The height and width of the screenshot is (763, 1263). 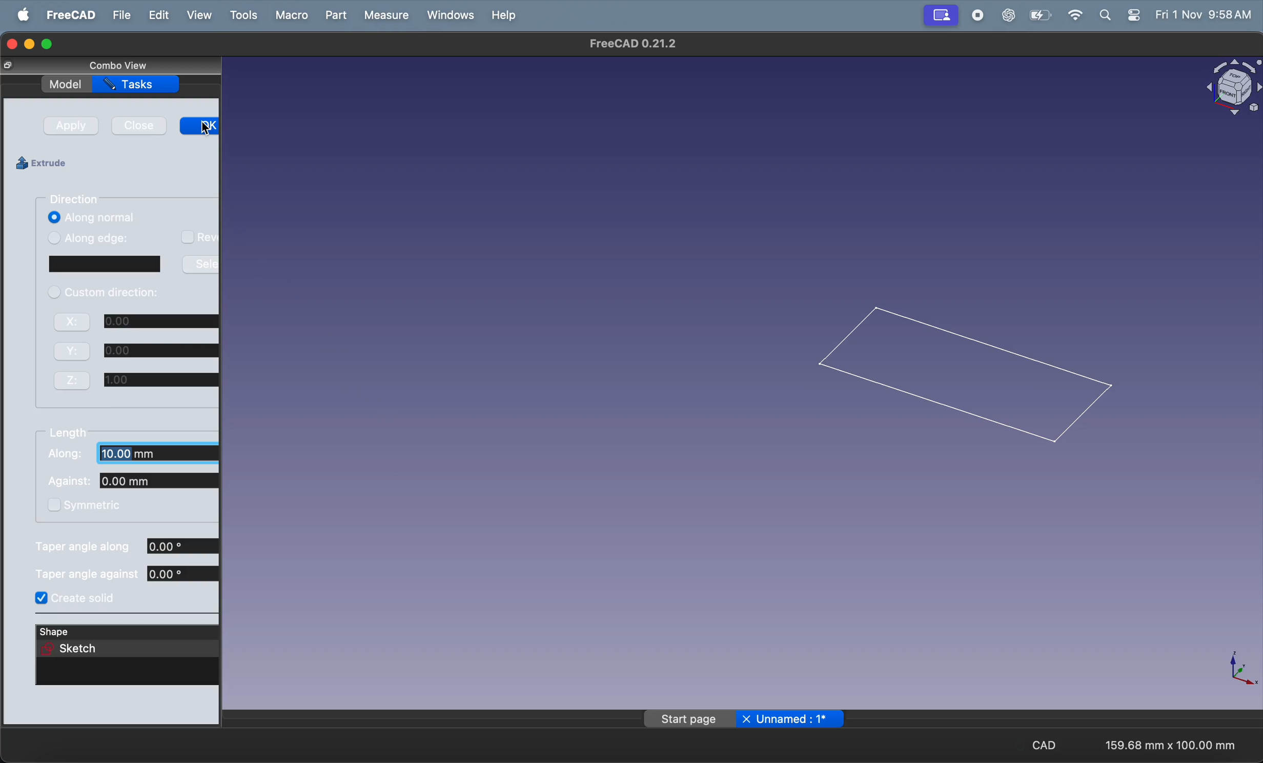 I want to click on macro, so click(x=288, y=15).